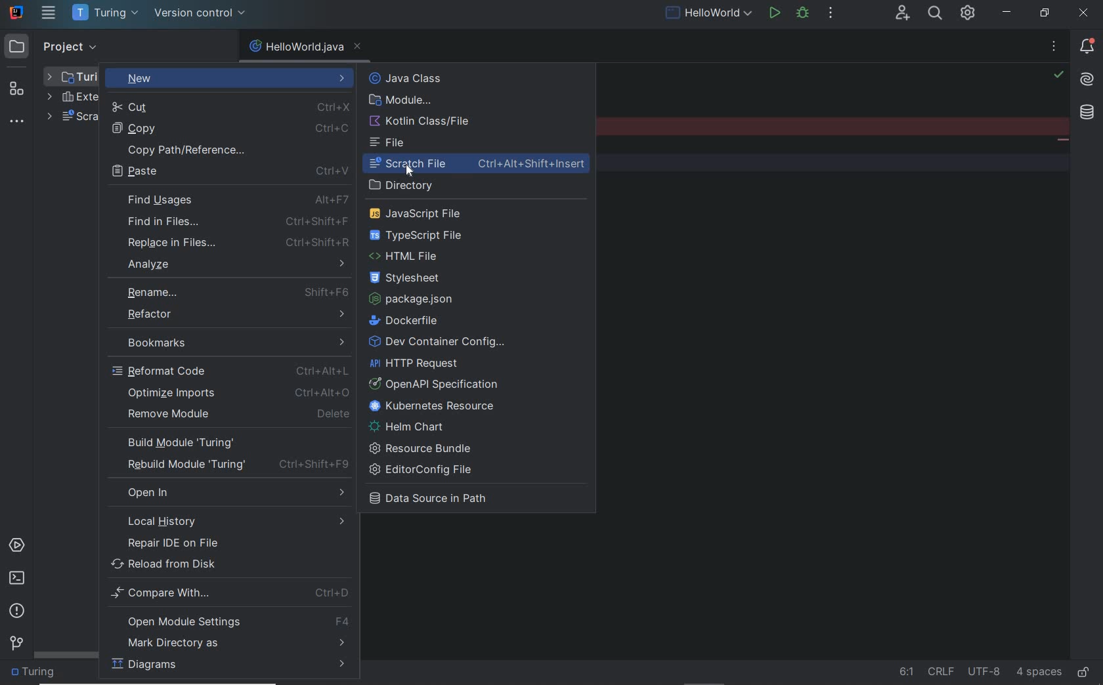 The height and width of the screenshot is (685, 1103). Describe the element at coordinates (227, 128) in the screenshot. I see `copy` at that location.